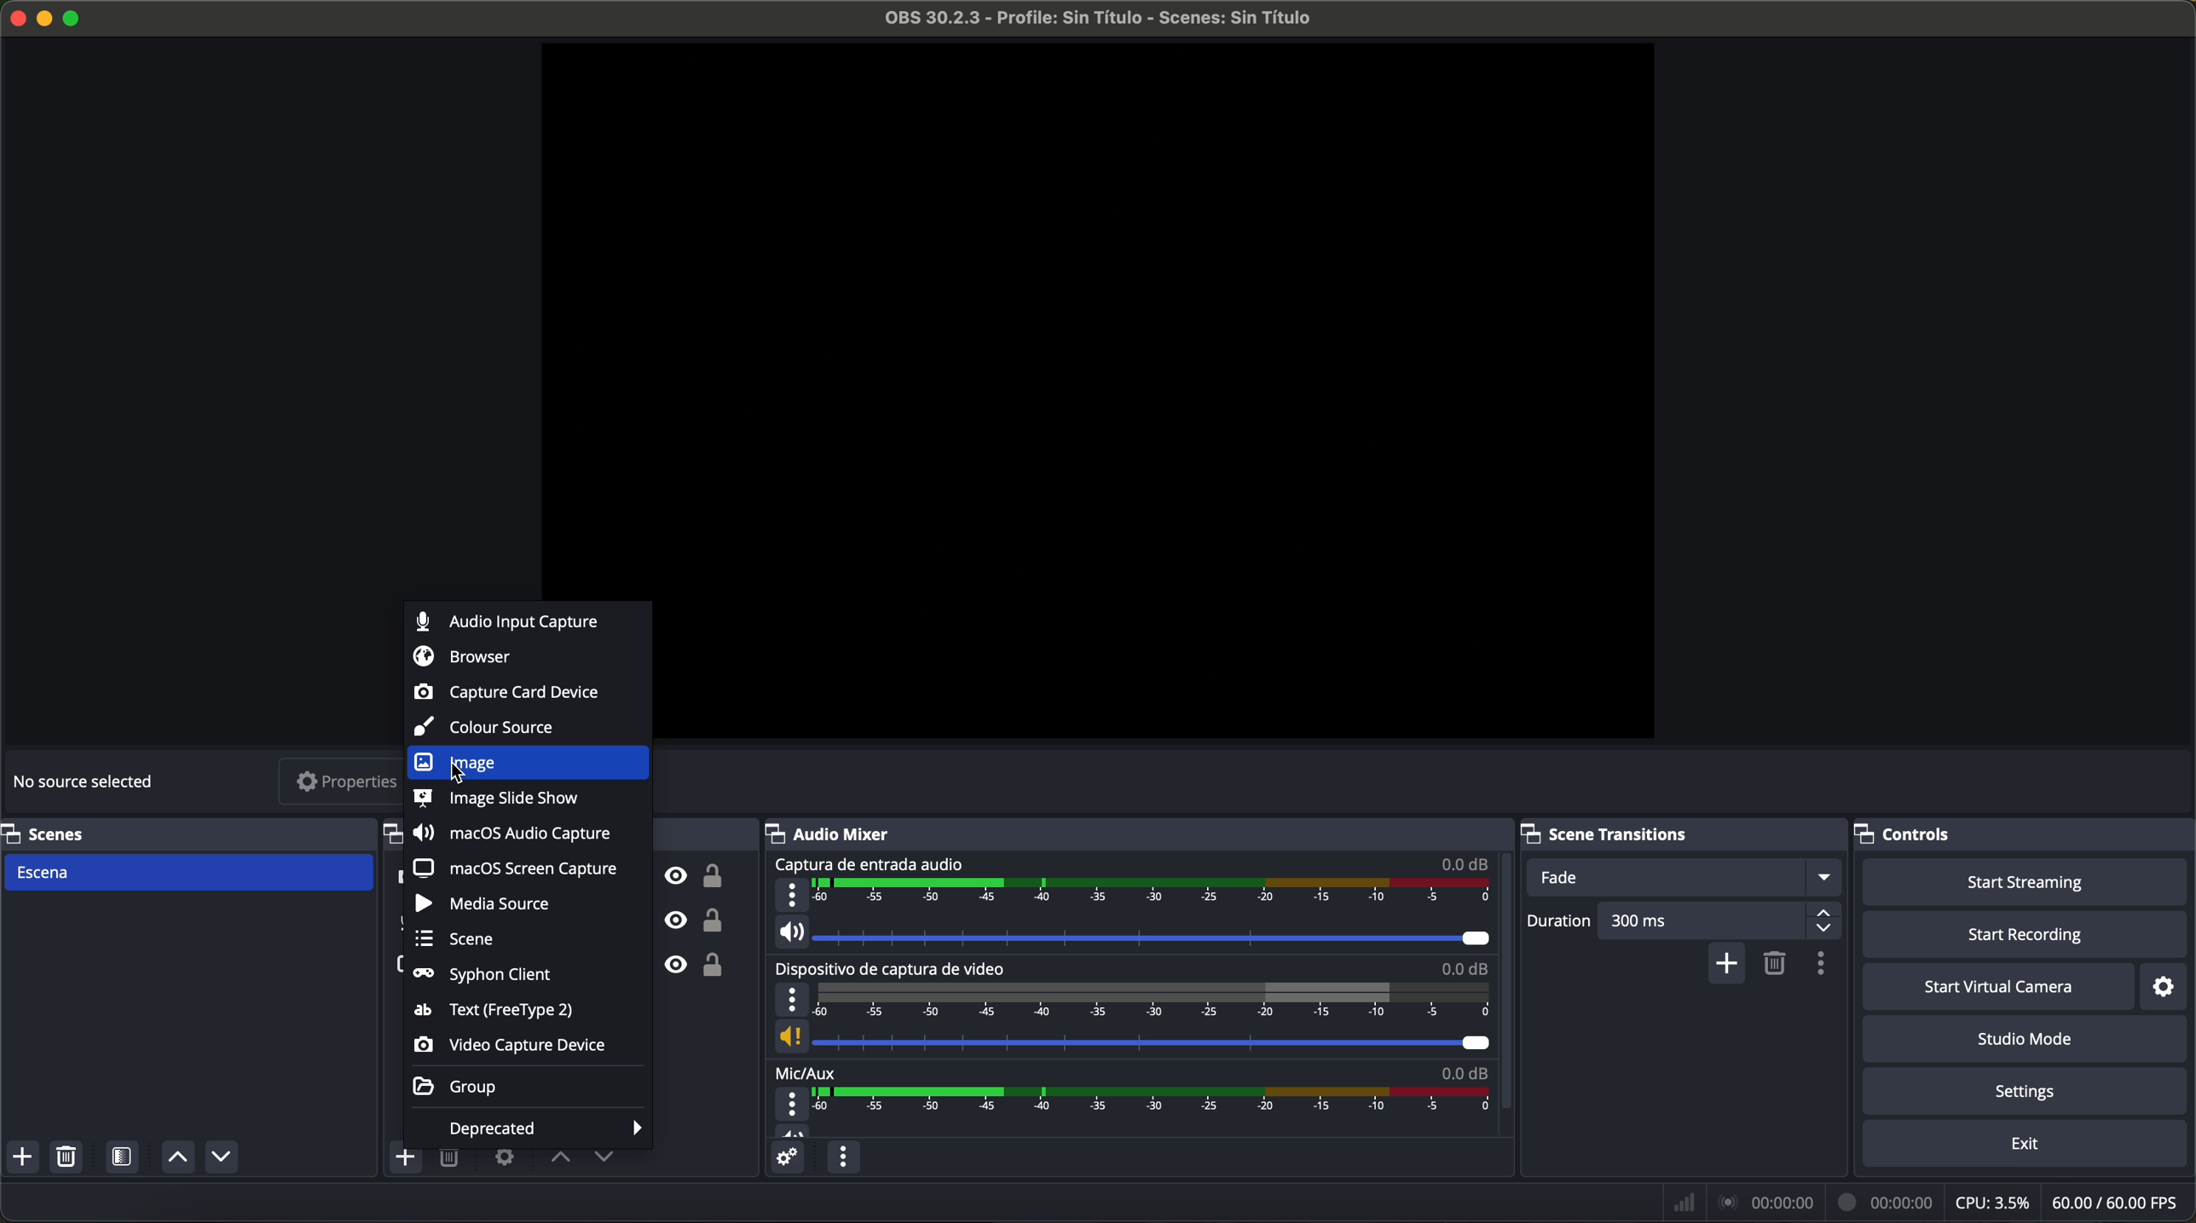 Image resolution: width=2196 pixels, height=1223 pixels. Describe the element at coordinates (793, 1130) in the screenshot. I see `vol` at that location.